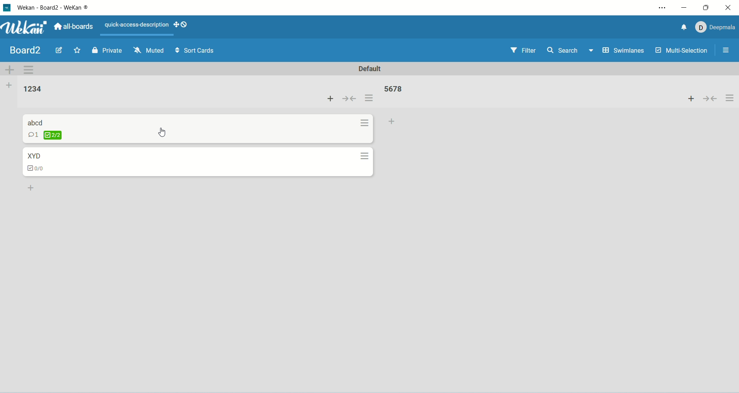 The width and height of the screenshot is (739, 393). What do you see at coordinates (372, 70) in the screenshot?
I see `default` at bounding box center [372, 70].